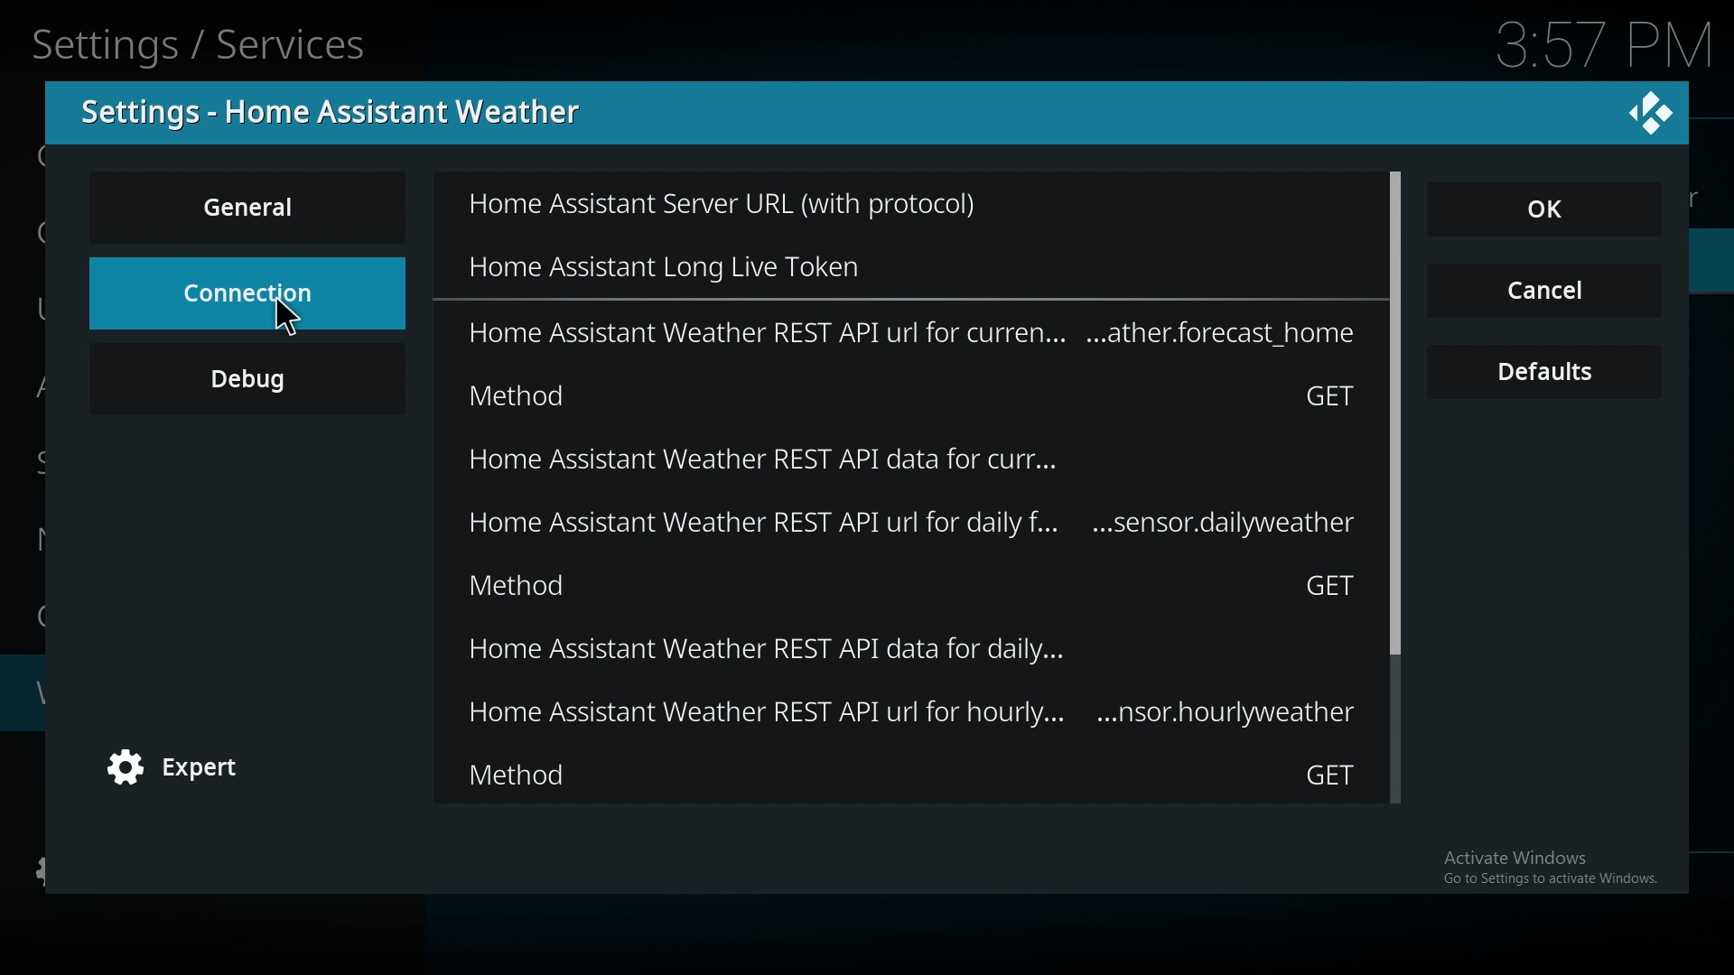 The image size is (1734, 975). What do you see at coordinates (247, 281) in the screenshot?
I see `connection` at bounding box center [247, 281].